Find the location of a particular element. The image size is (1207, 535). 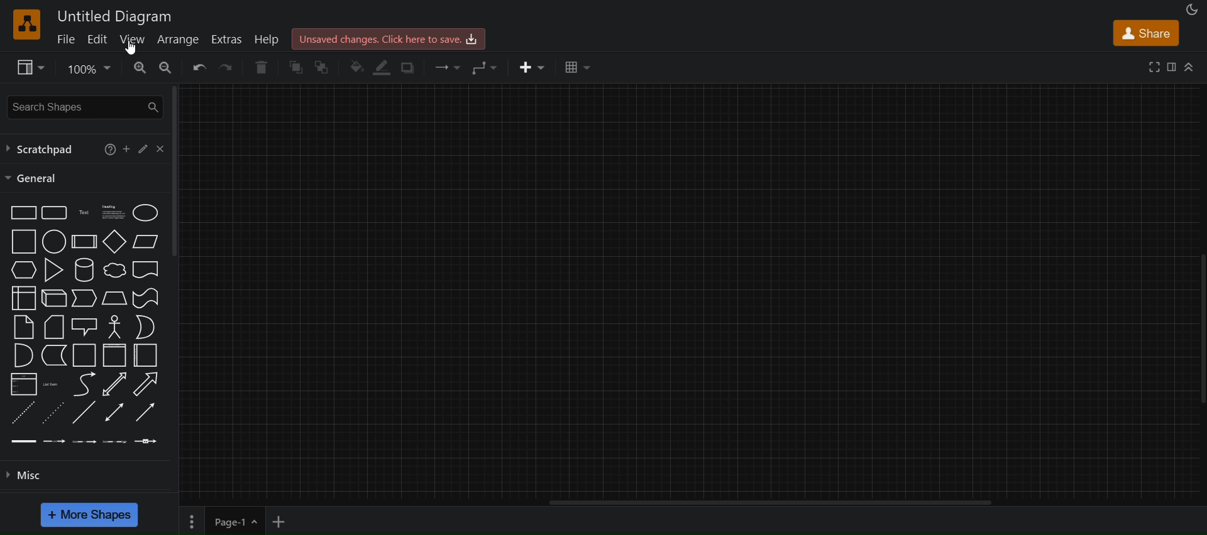

waypoints is located at coordinates (487, 66).